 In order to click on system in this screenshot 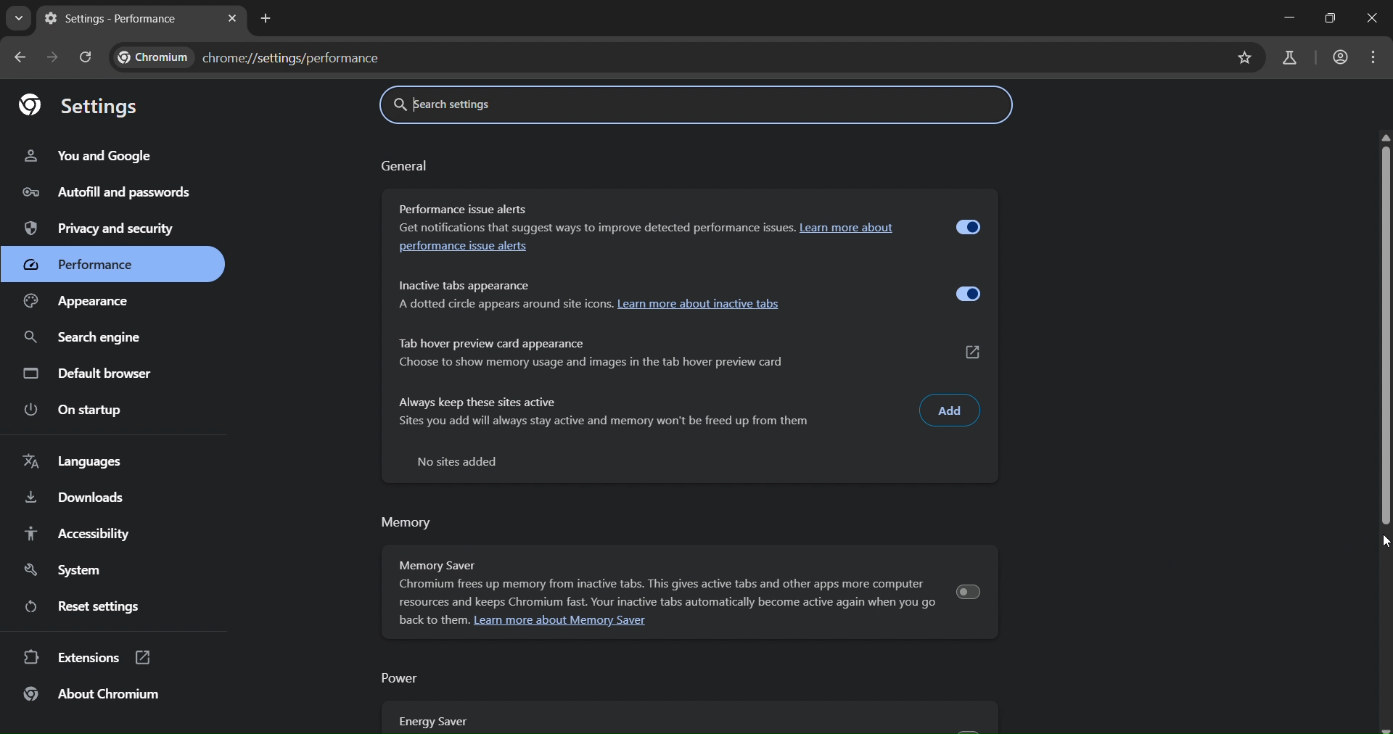, I will do `click(69, 570)`.